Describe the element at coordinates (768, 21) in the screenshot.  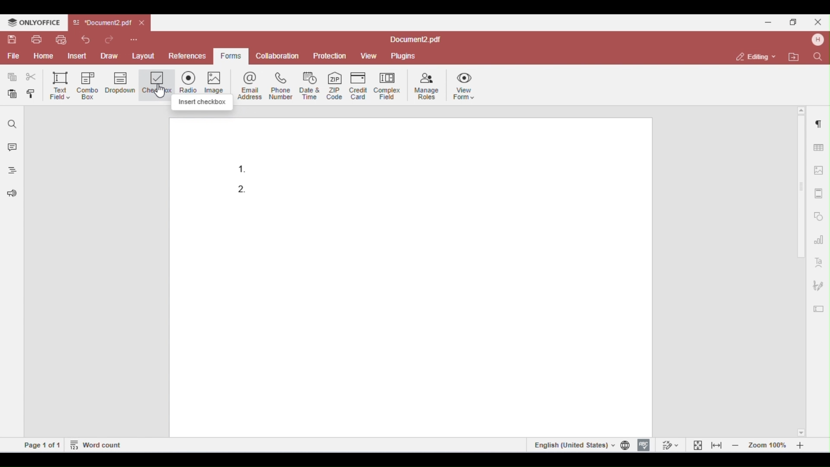
I see `minimize` at that location.